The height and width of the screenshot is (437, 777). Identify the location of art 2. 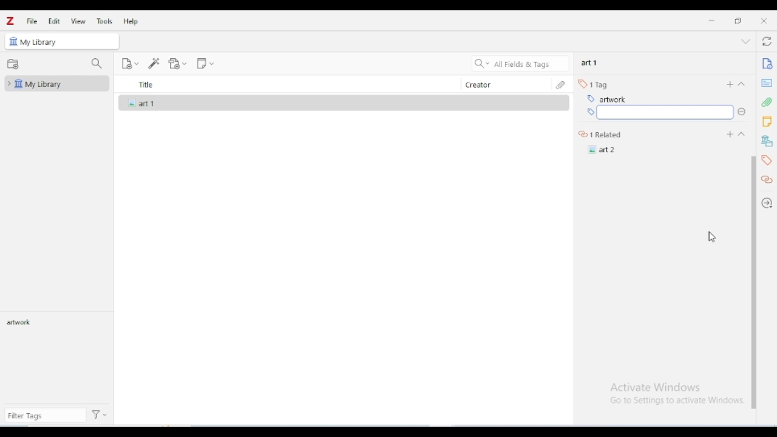
(608, 100).